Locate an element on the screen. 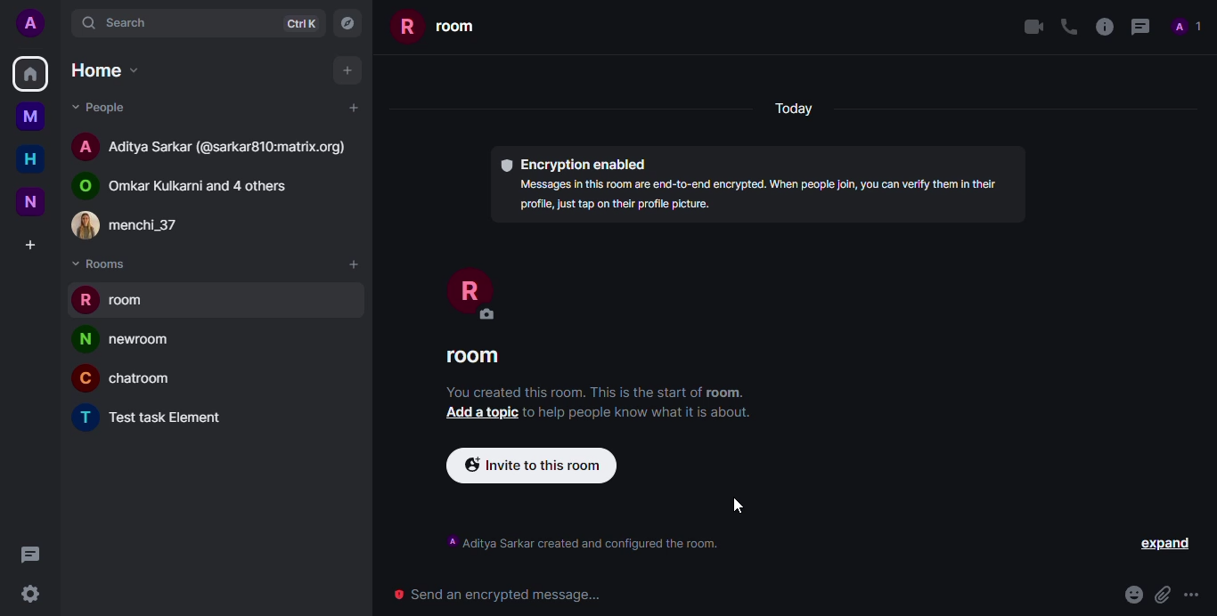 The height and width of the screenshot is (616, 1217). rooms dropdown is located at coordinates (108, 266).